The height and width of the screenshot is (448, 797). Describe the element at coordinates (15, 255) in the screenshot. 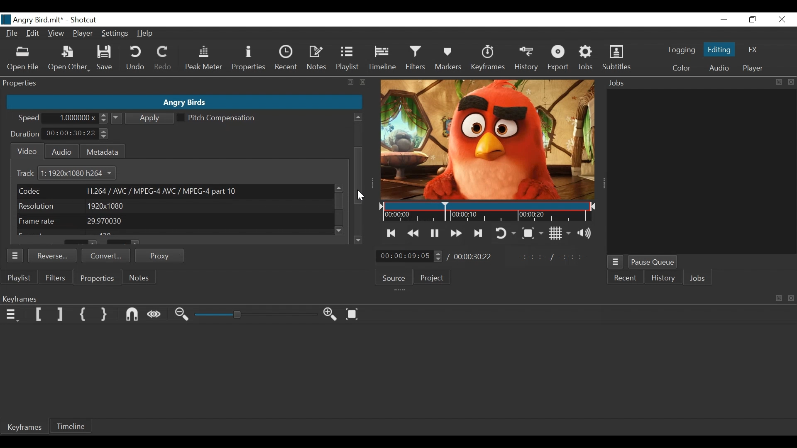

I see `Properties Panel` at that location.